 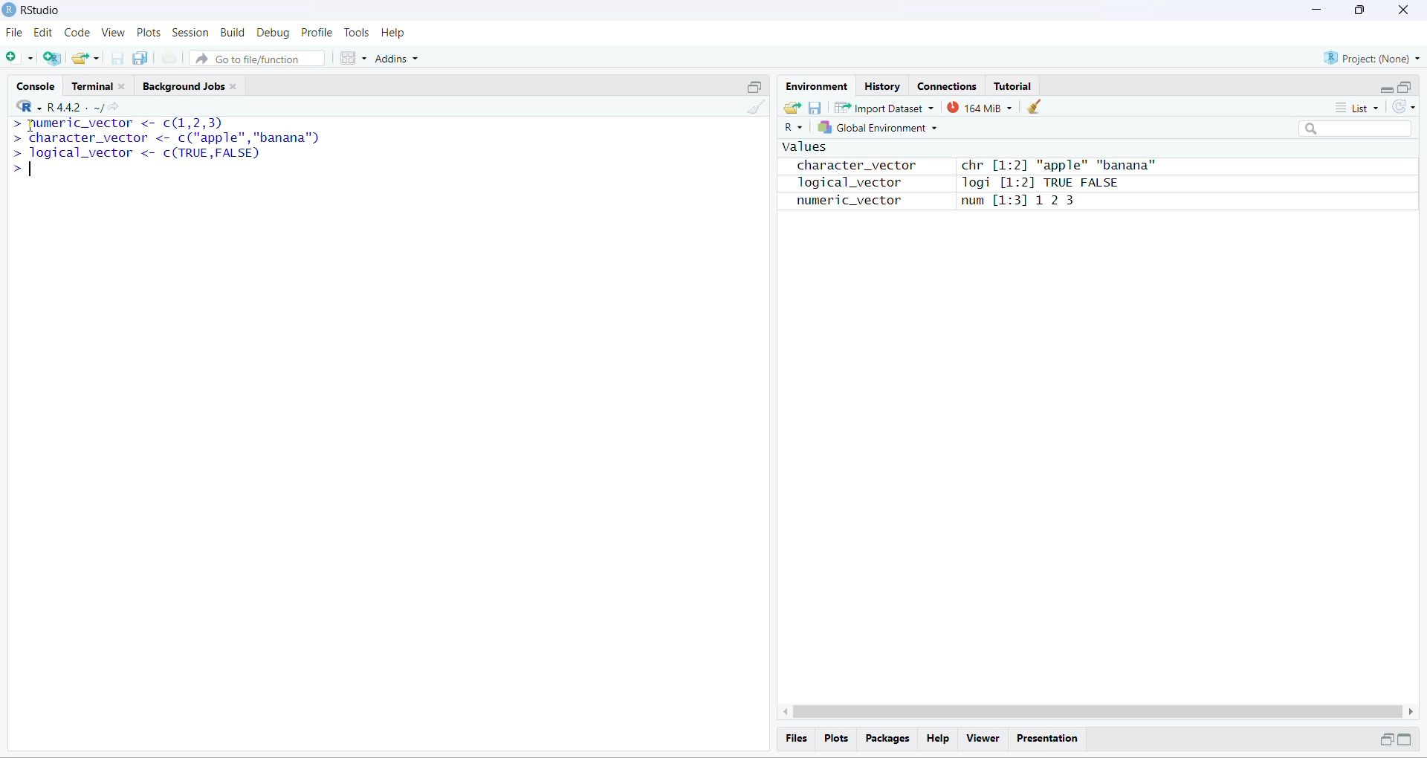 What do you see at coordinates (1049, 739) in the screenshot?
I see `Presentation` at bounding box center [1049, 739].